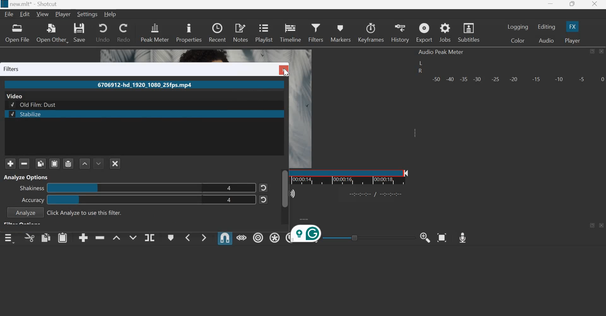  I want to click on Playlist, so click(264, 32).